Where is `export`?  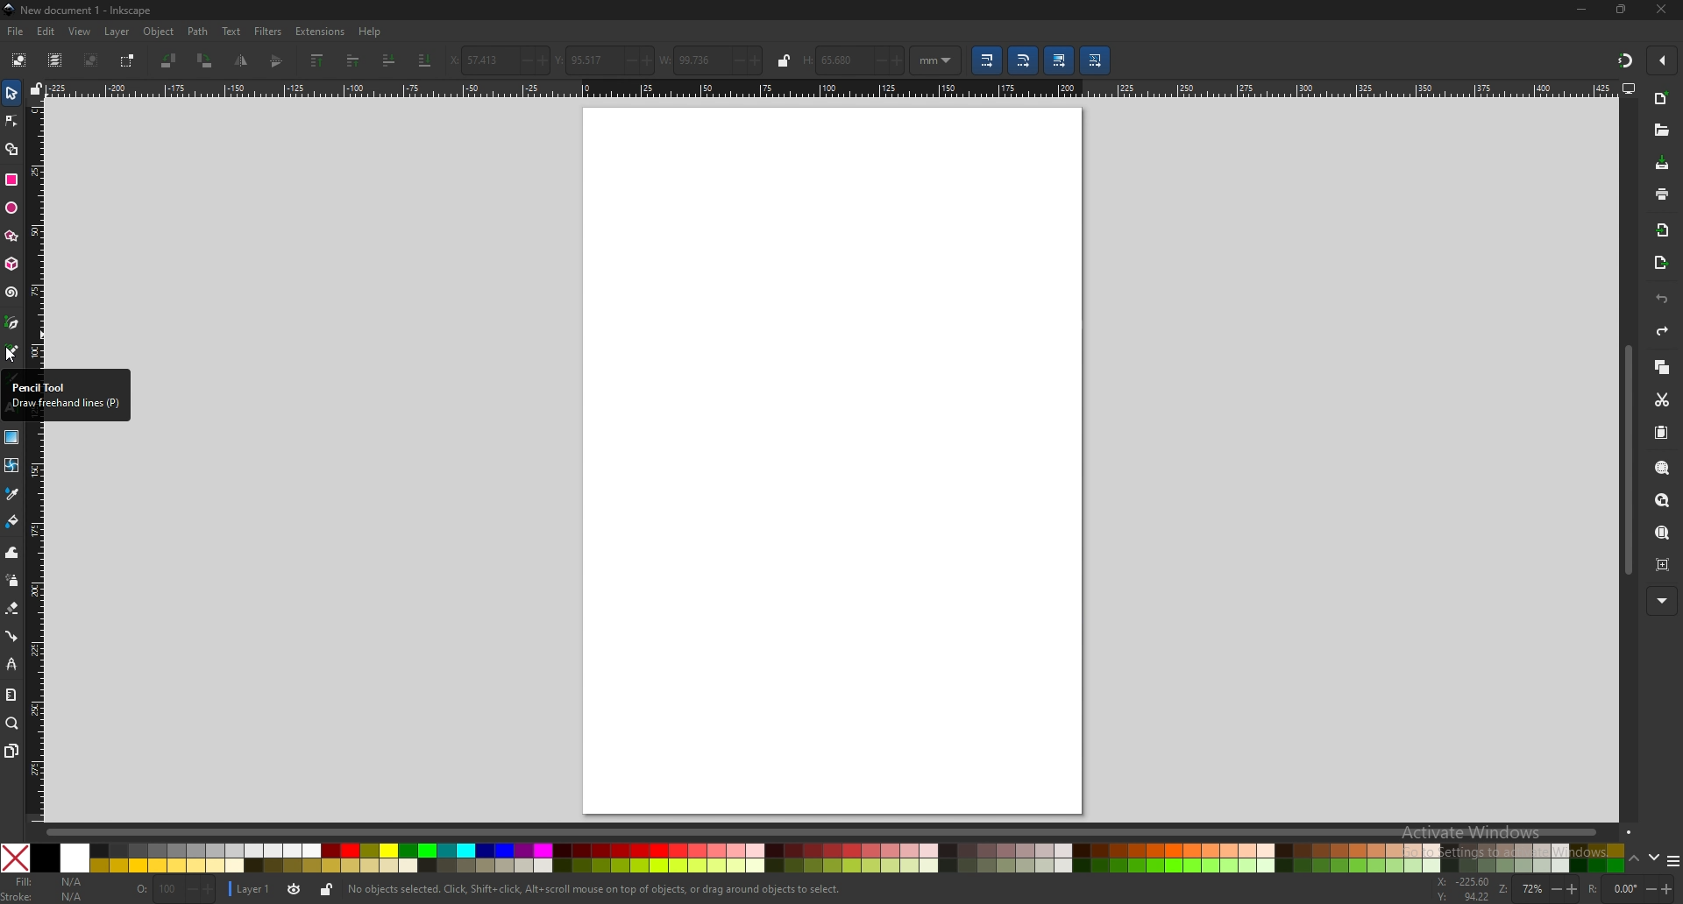
export is located at coordinates (1660, 265).